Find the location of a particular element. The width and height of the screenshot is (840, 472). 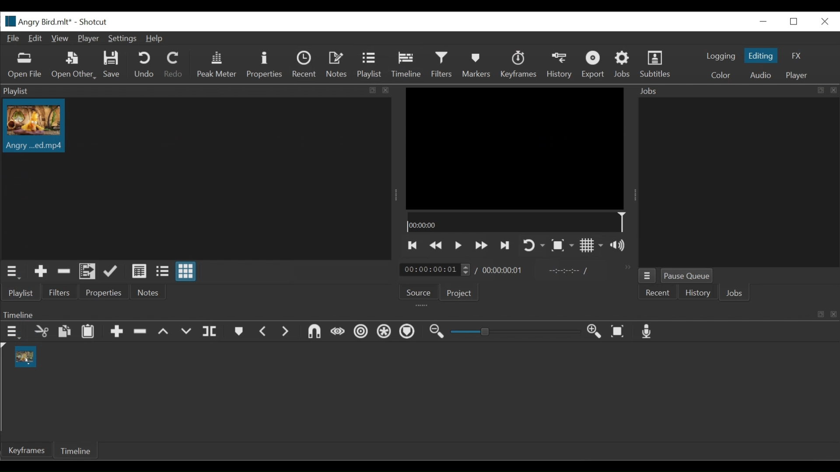

Jobs is located at coordinates (735, 292).